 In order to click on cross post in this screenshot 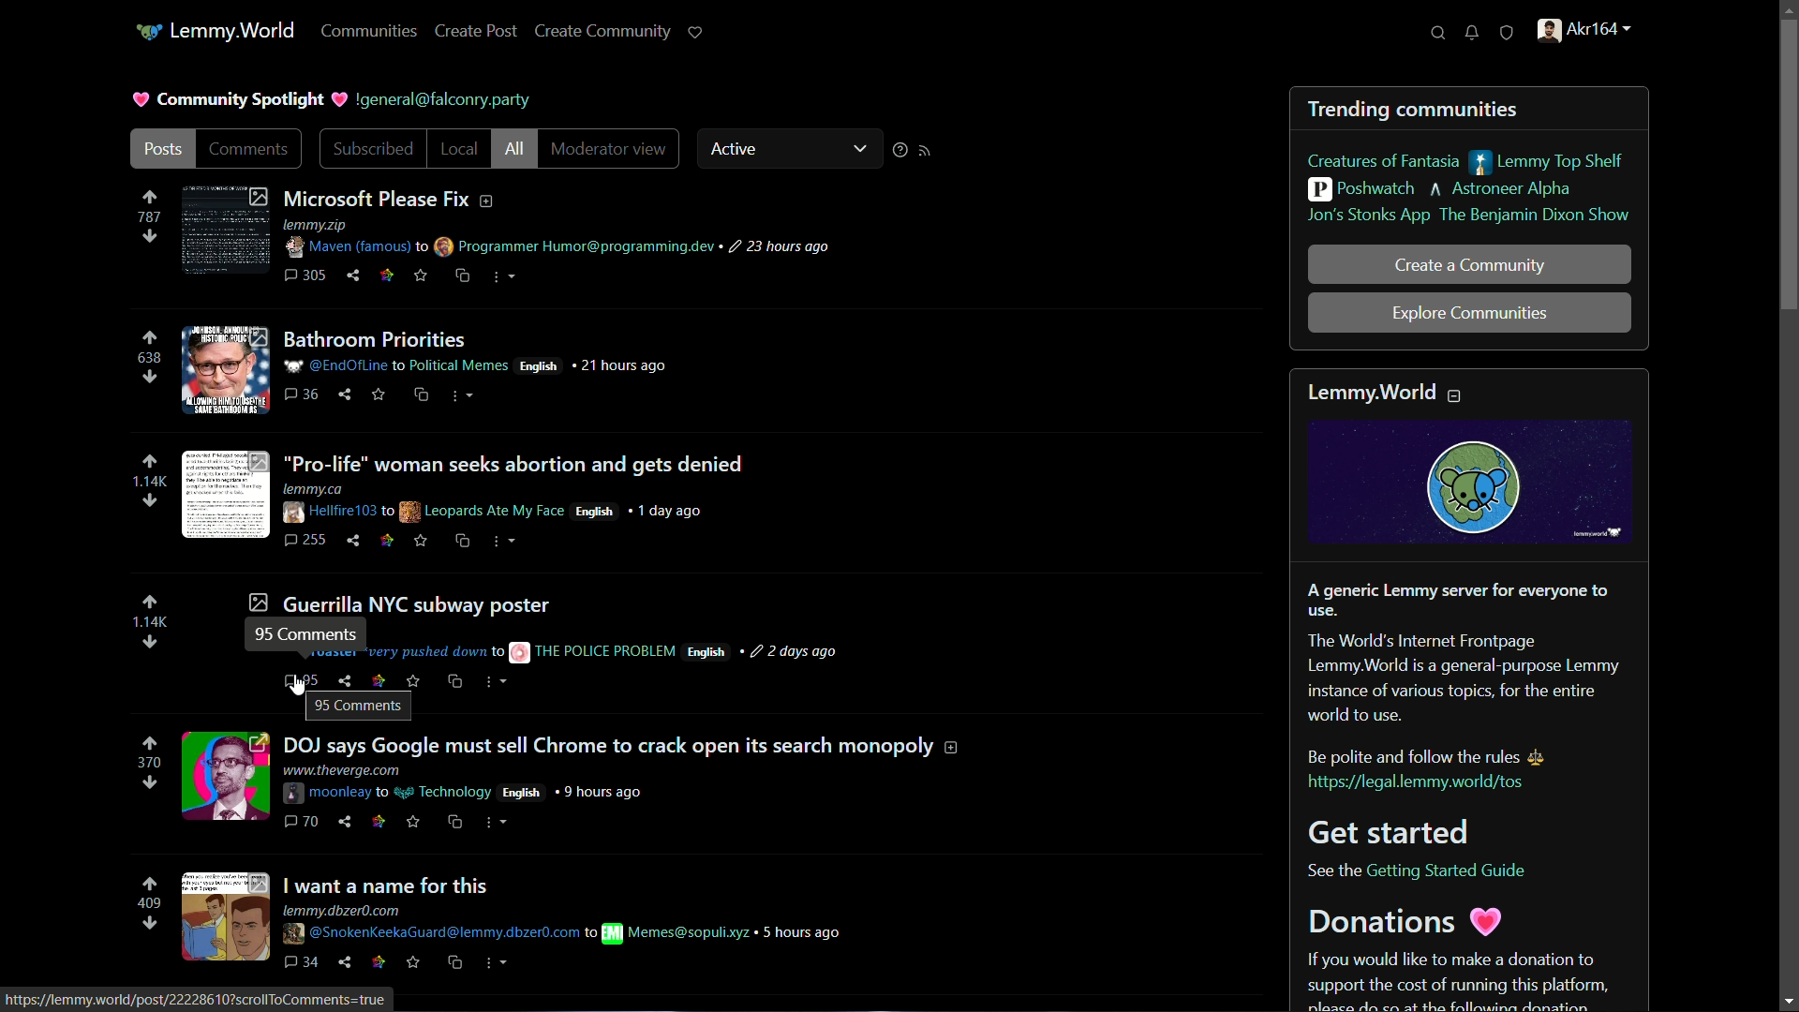, I will do `click(420, 394)`.